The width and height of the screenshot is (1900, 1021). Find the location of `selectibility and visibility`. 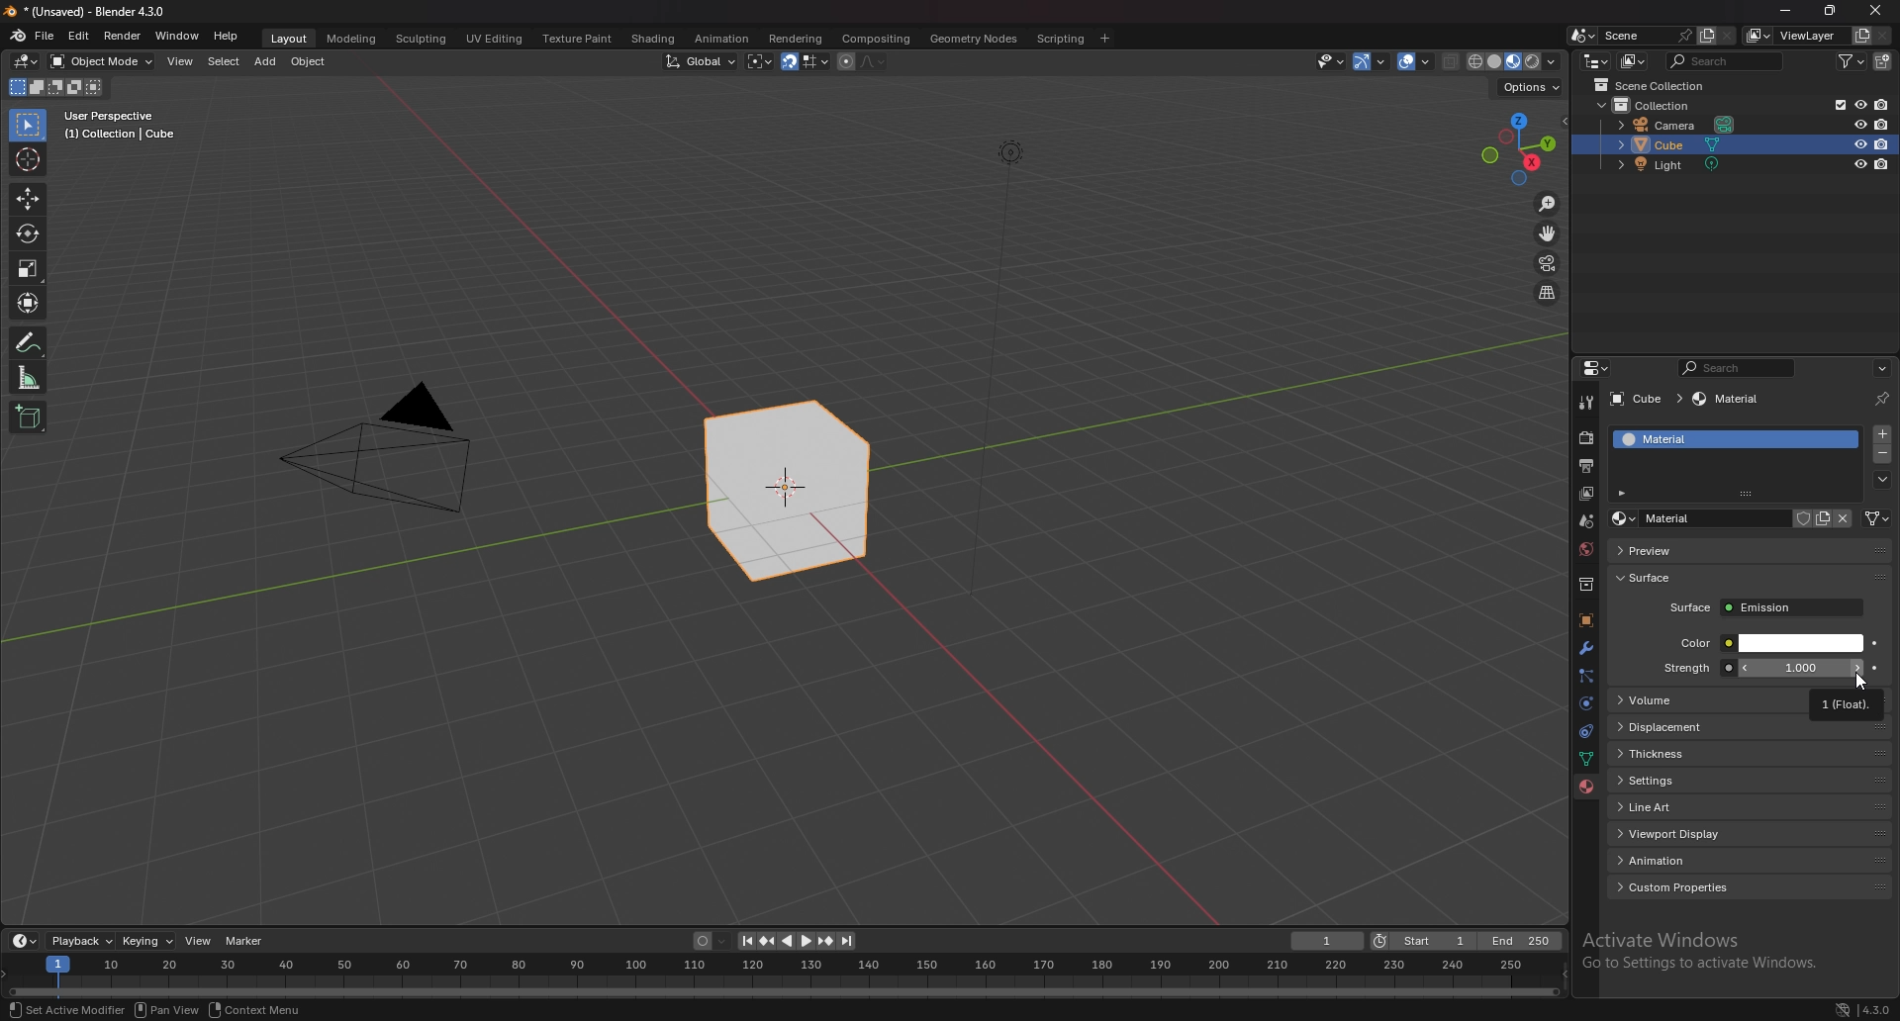

selectibility and visibility is located at coordinates (1332, 61).